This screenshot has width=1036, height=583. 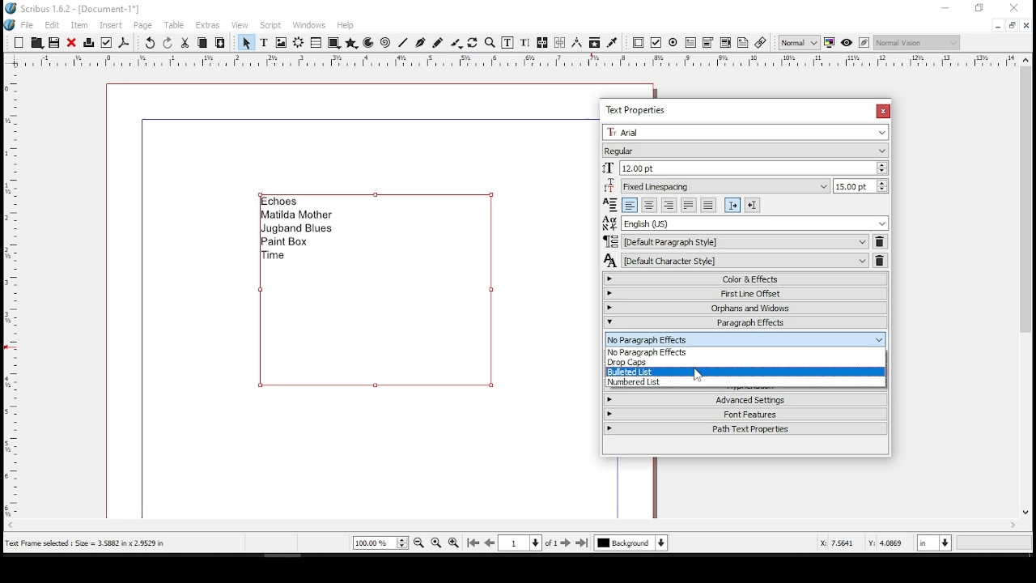 What do you see at coordinates (456, 43) in the screenshot?
I see `calligraphy lines` at bounding box center [456, 43].